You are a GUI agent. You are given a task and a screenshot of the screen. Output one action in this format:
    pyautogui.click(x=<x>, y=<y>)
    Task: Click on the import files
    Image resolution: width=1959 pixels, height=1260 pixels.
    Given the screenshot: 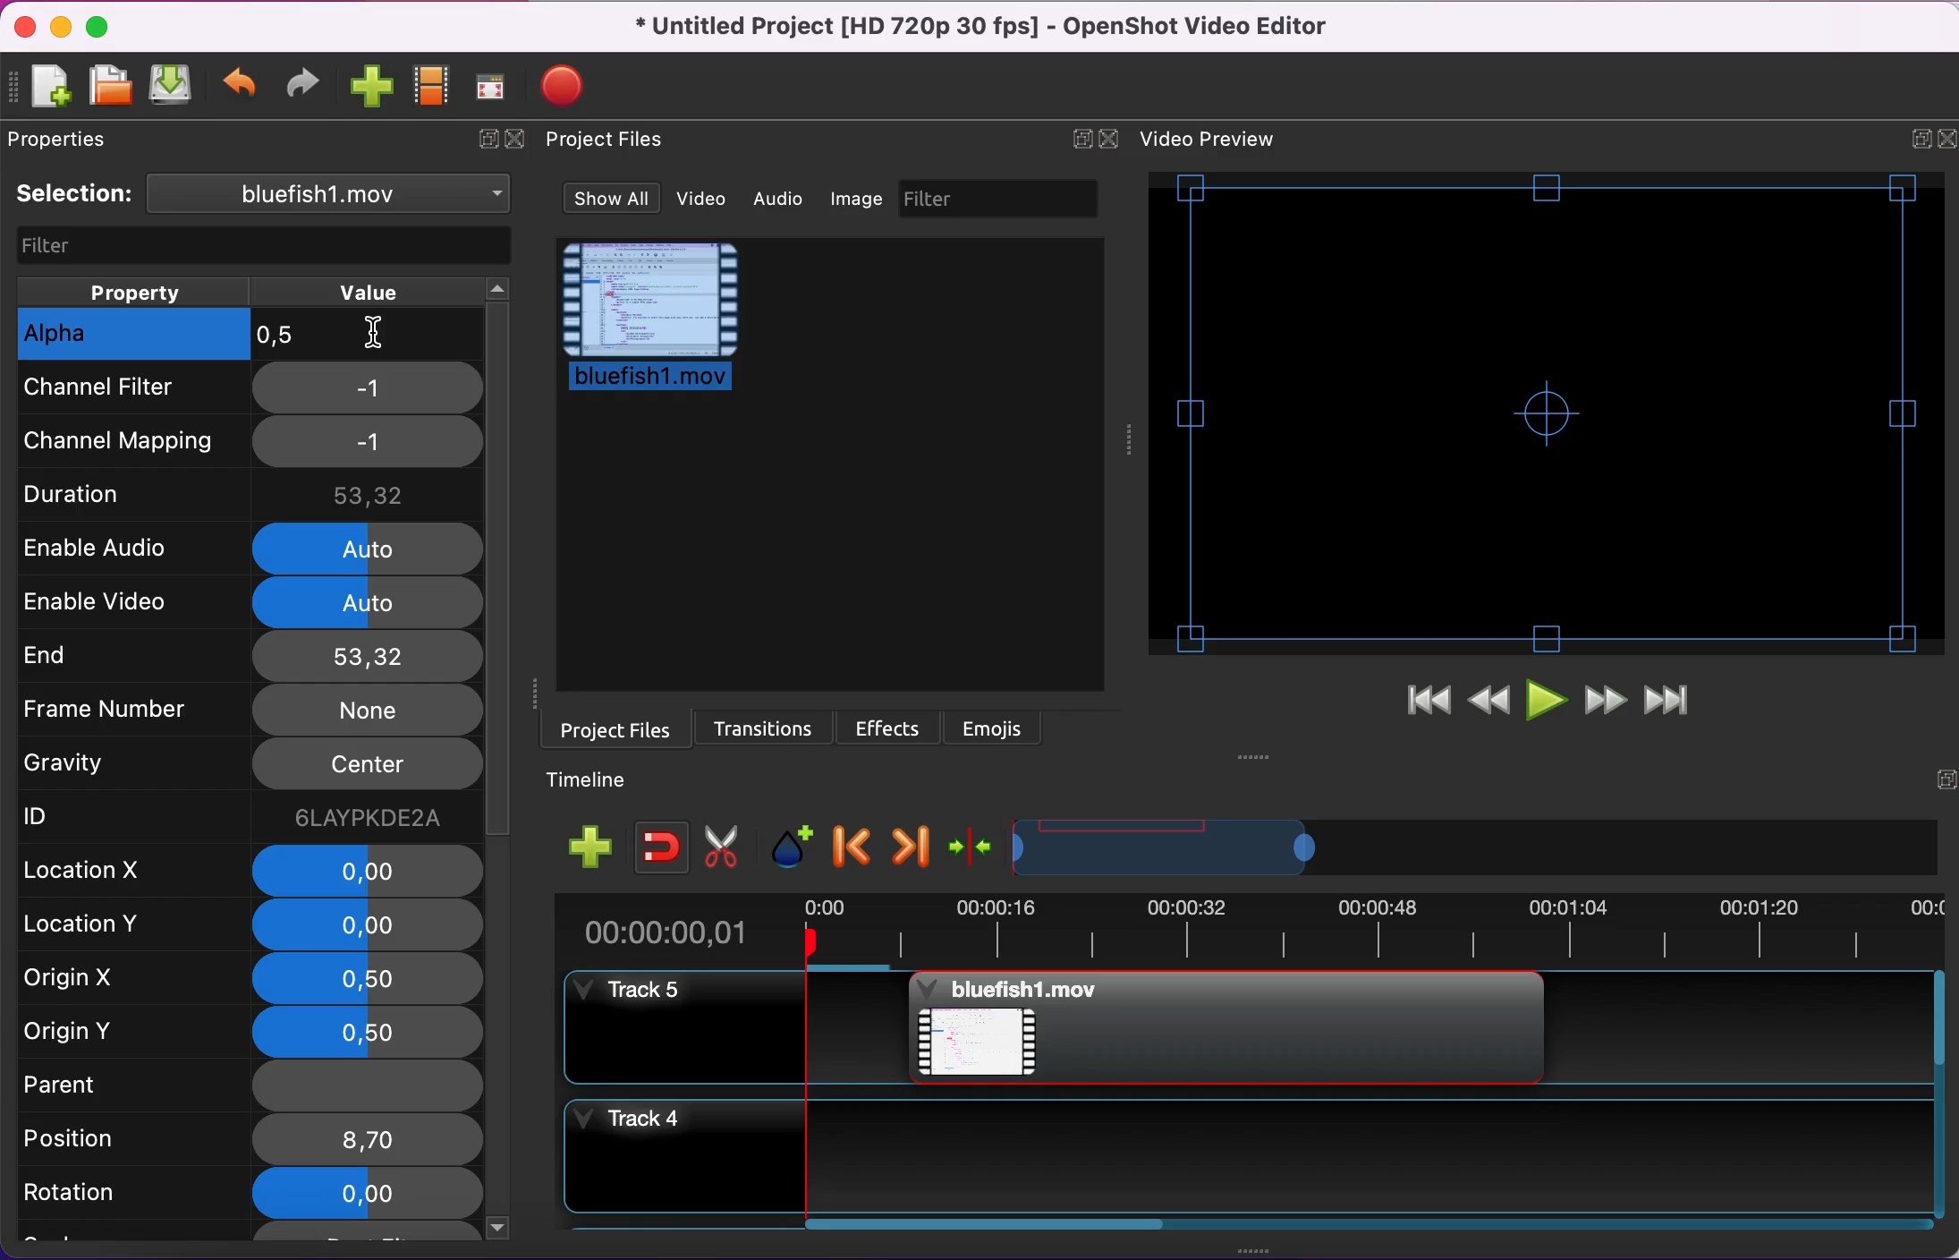 What is the action you would take?
    pyautogui.click(x=369, y=86)
    